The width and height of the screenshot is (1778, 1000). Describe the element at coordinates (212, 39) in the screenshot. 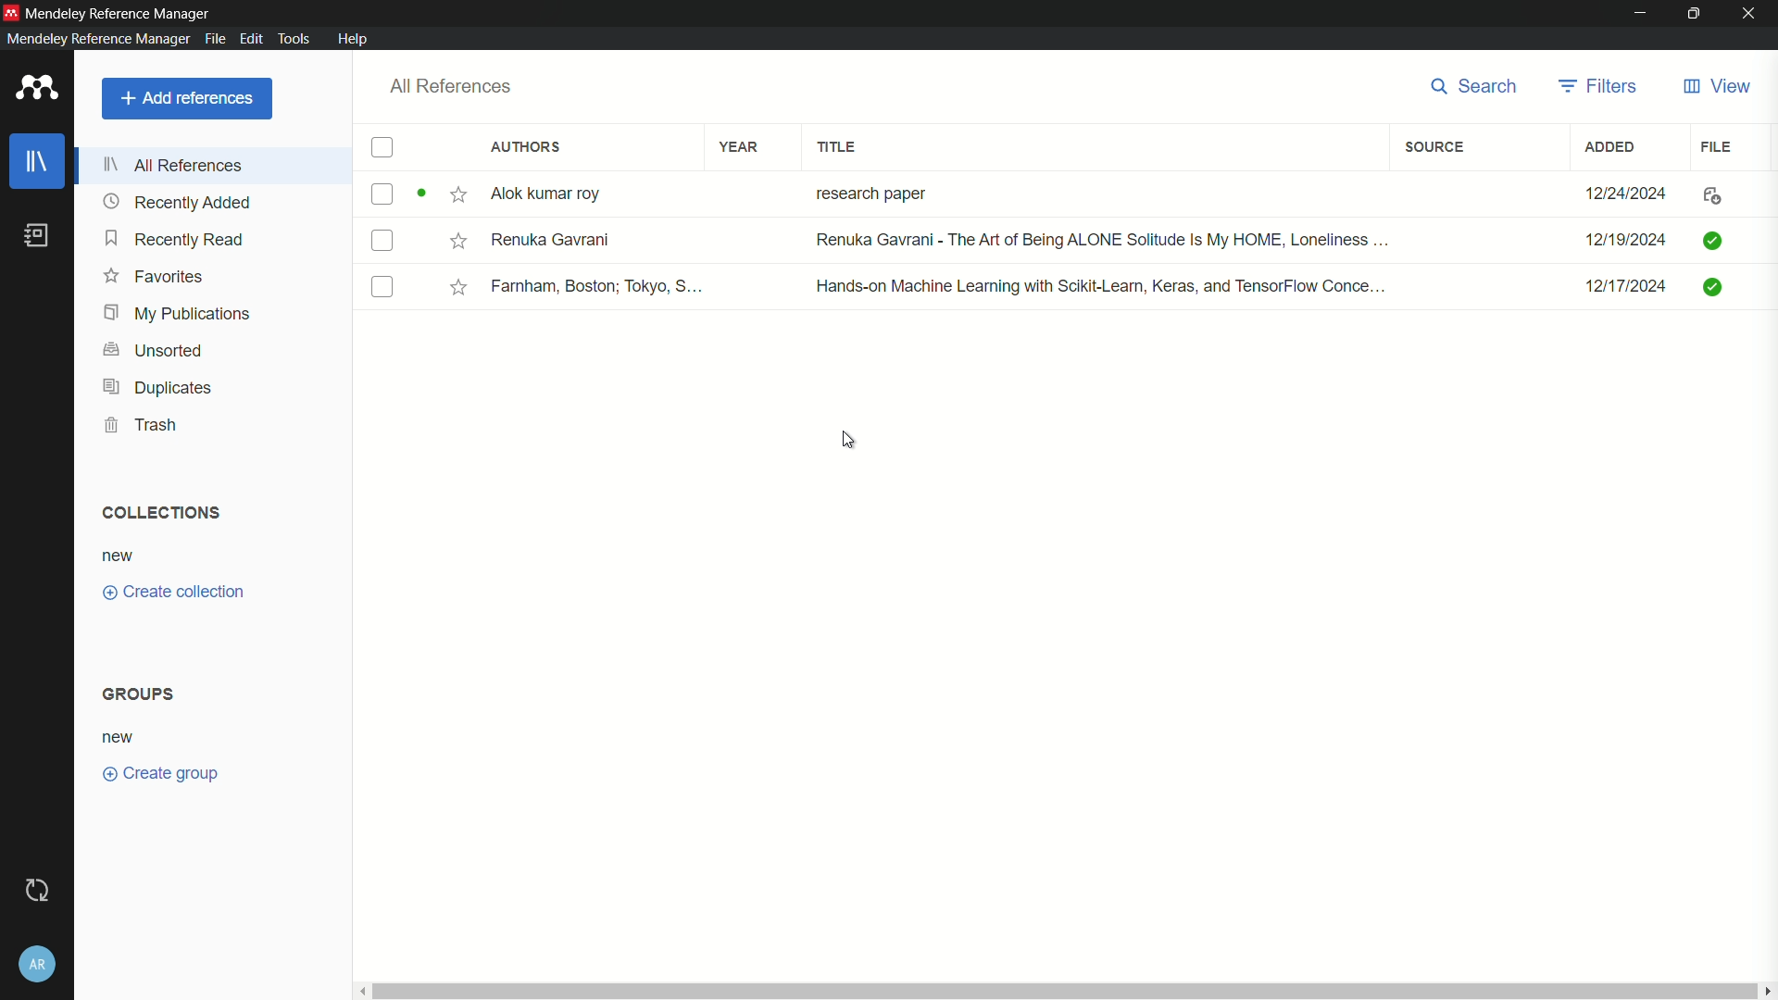

I see `file menu` at that location.